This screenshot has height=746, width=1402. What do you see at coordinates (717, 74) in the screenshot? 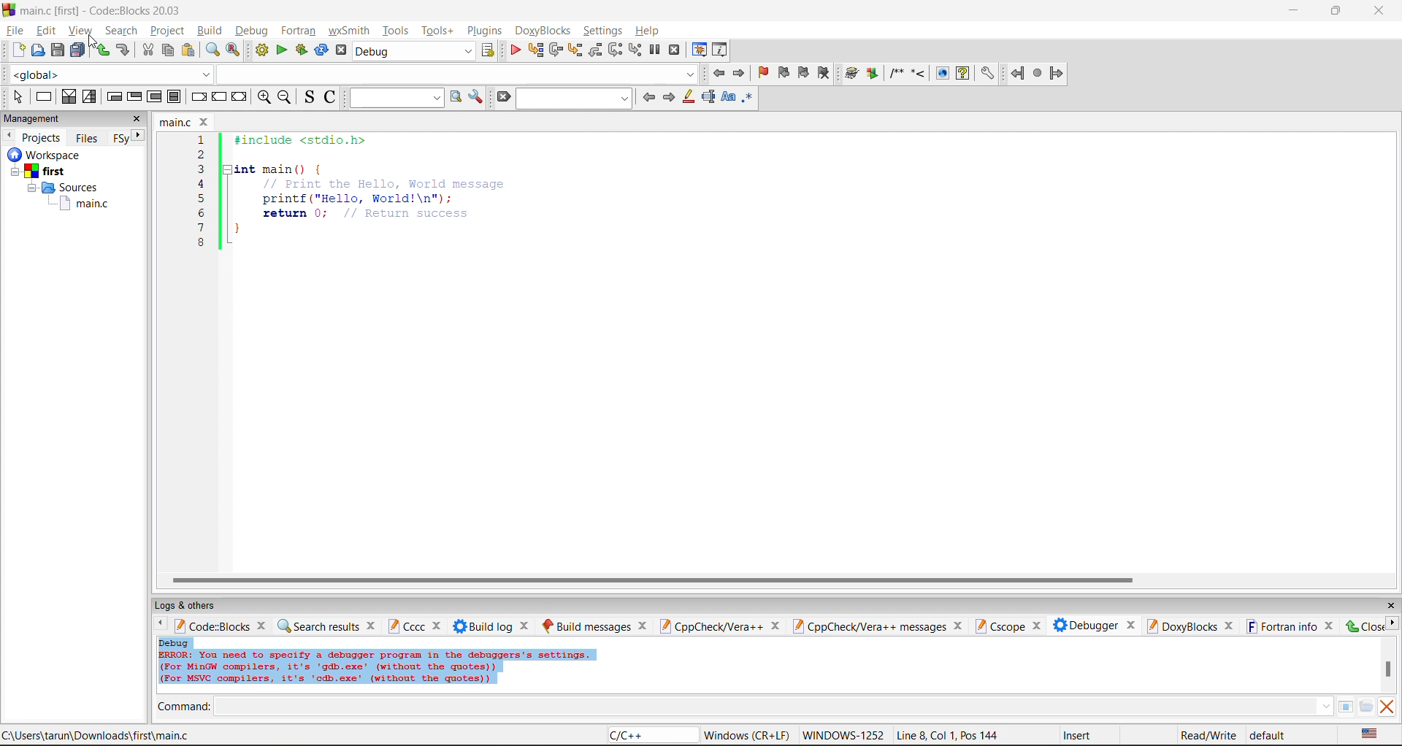
I see `jump back` at bounding box center [717, 74].